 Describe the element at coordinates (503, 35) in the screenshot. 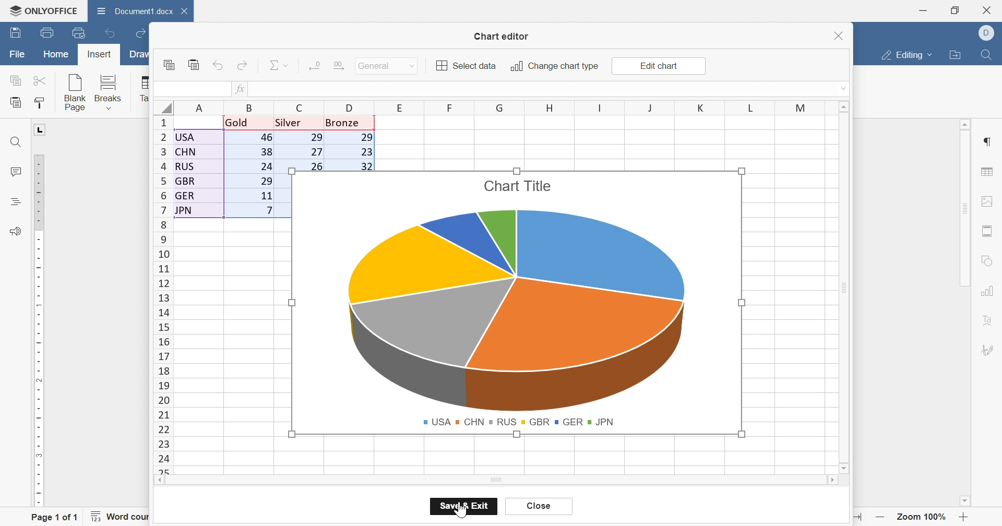

I see `Chart editor` at that location.